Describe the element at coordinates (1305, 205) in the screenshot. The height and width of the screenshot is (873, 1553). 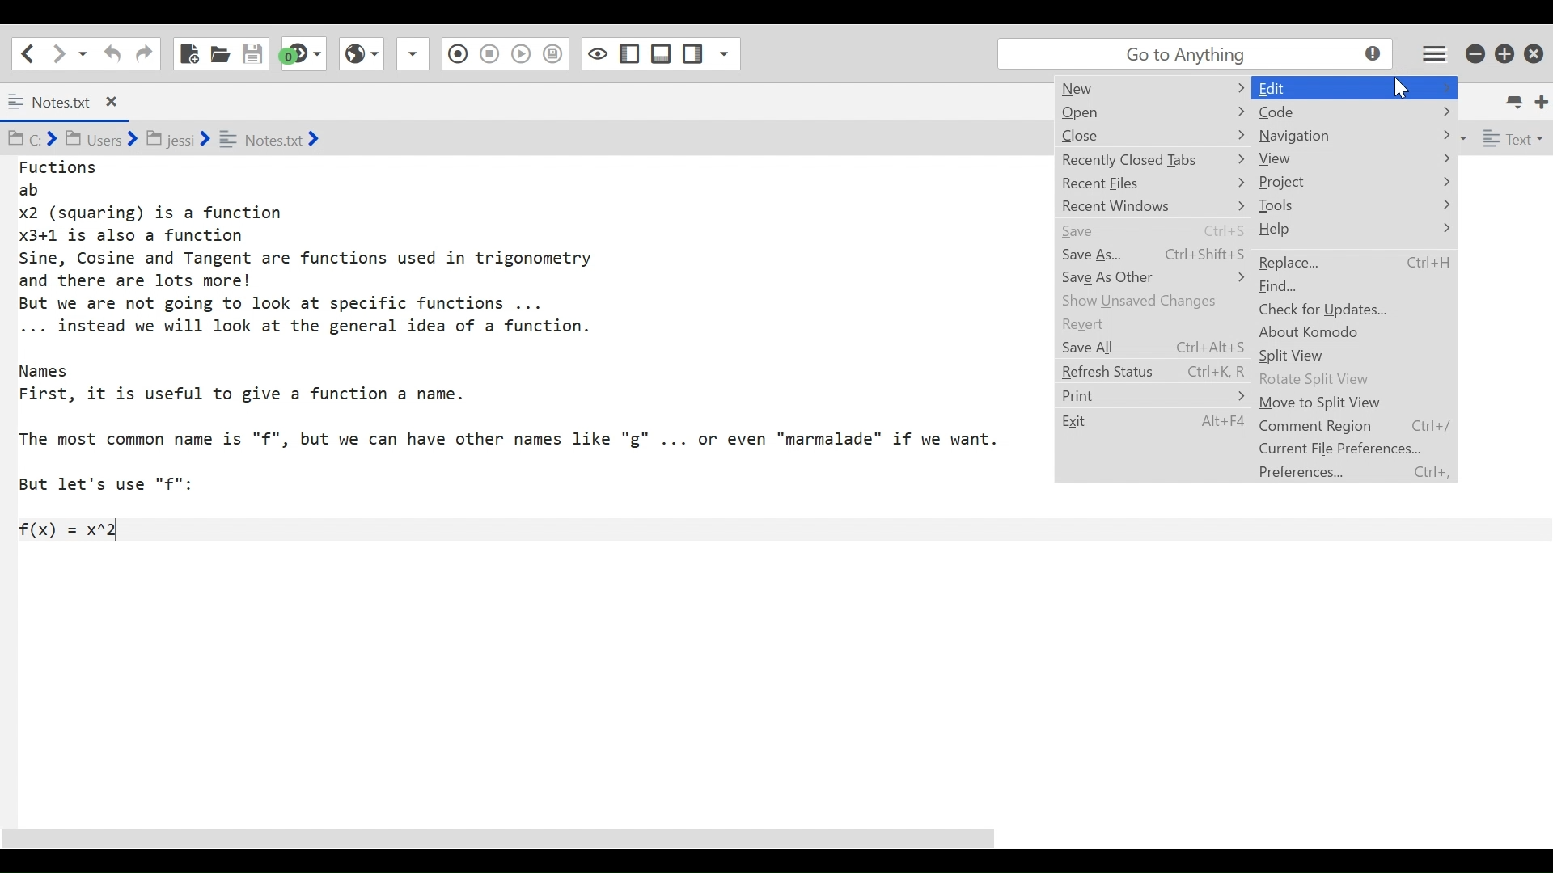
I see `Tools` at that location.